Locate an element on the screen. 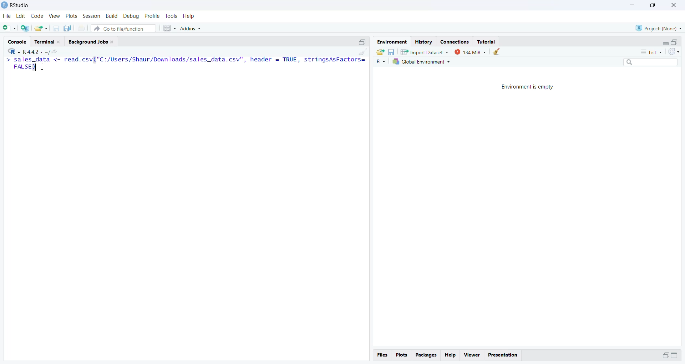 This screenshot has height=364, width=685. Go to file/ function is located at coordinates (120, 28).